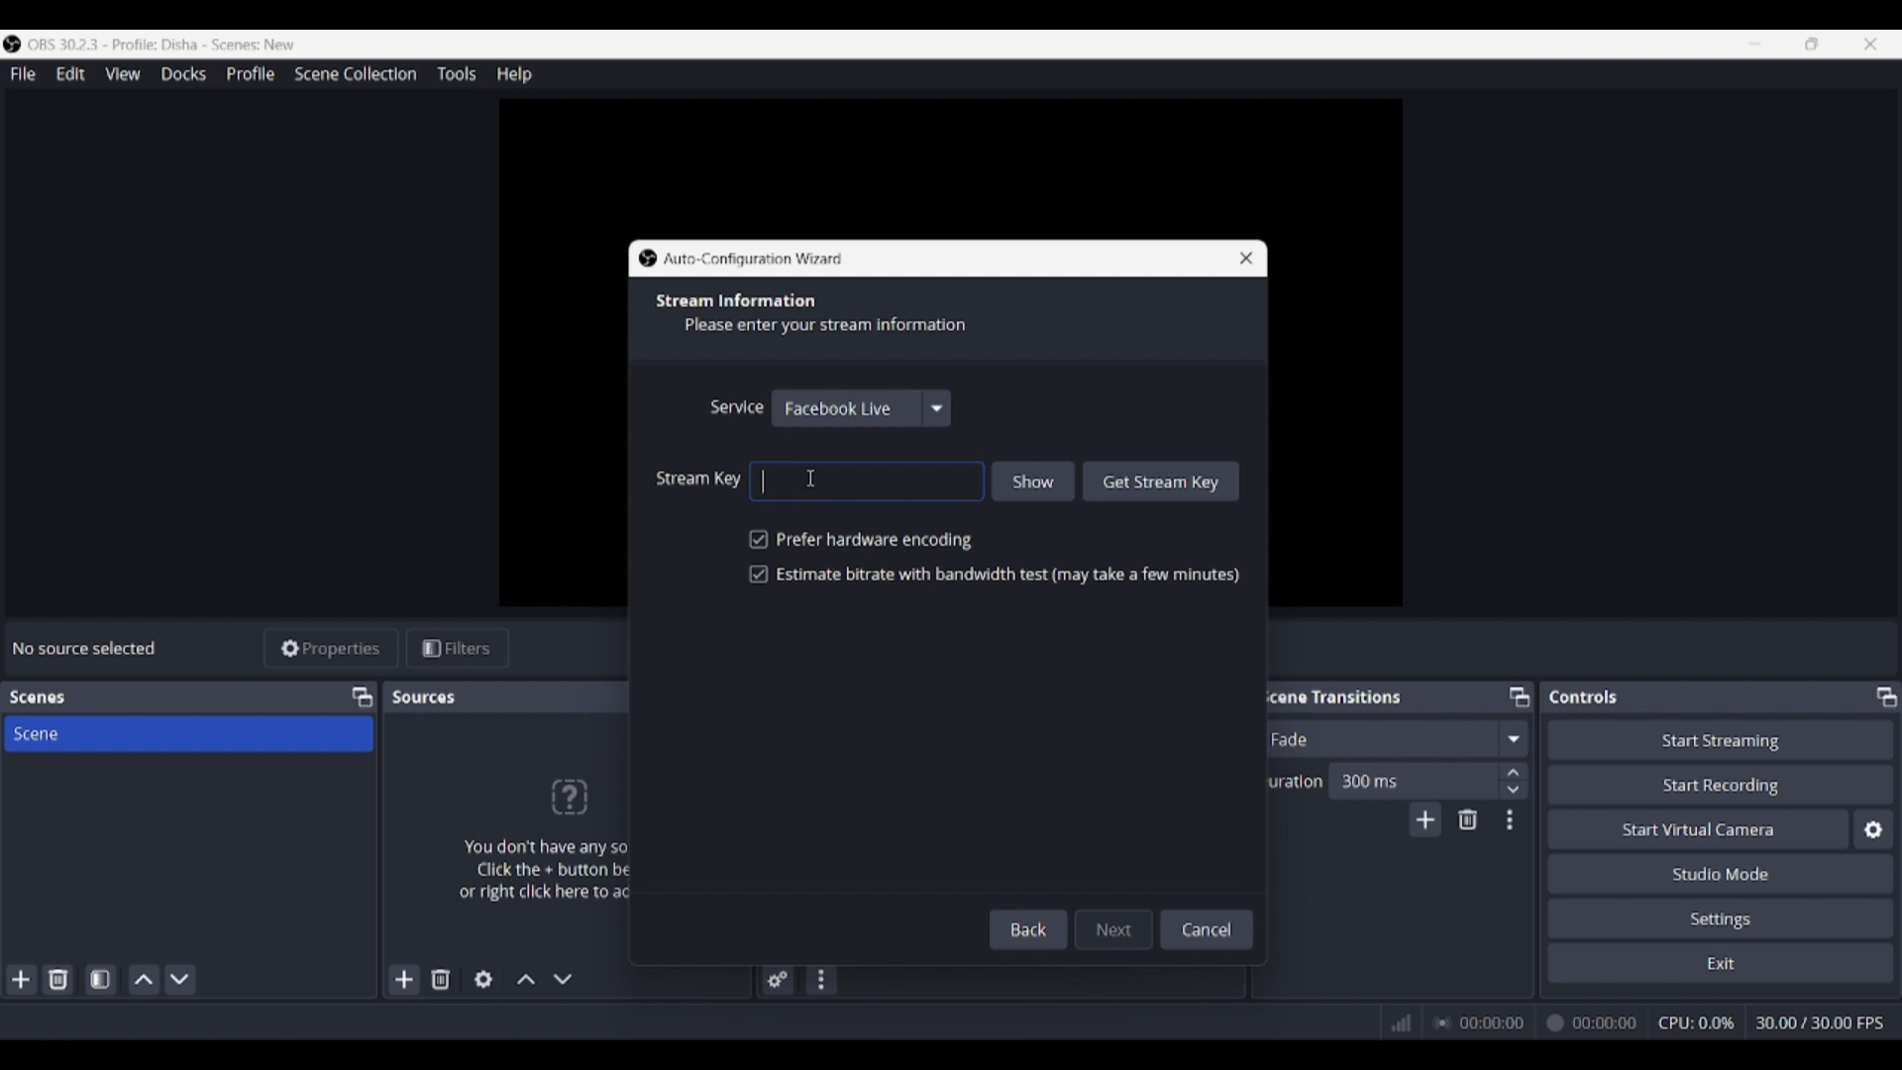  What do you see at coordinates (179, 980) in the screenshot?
I see `Move scene down` at bounding box center [179, 980].